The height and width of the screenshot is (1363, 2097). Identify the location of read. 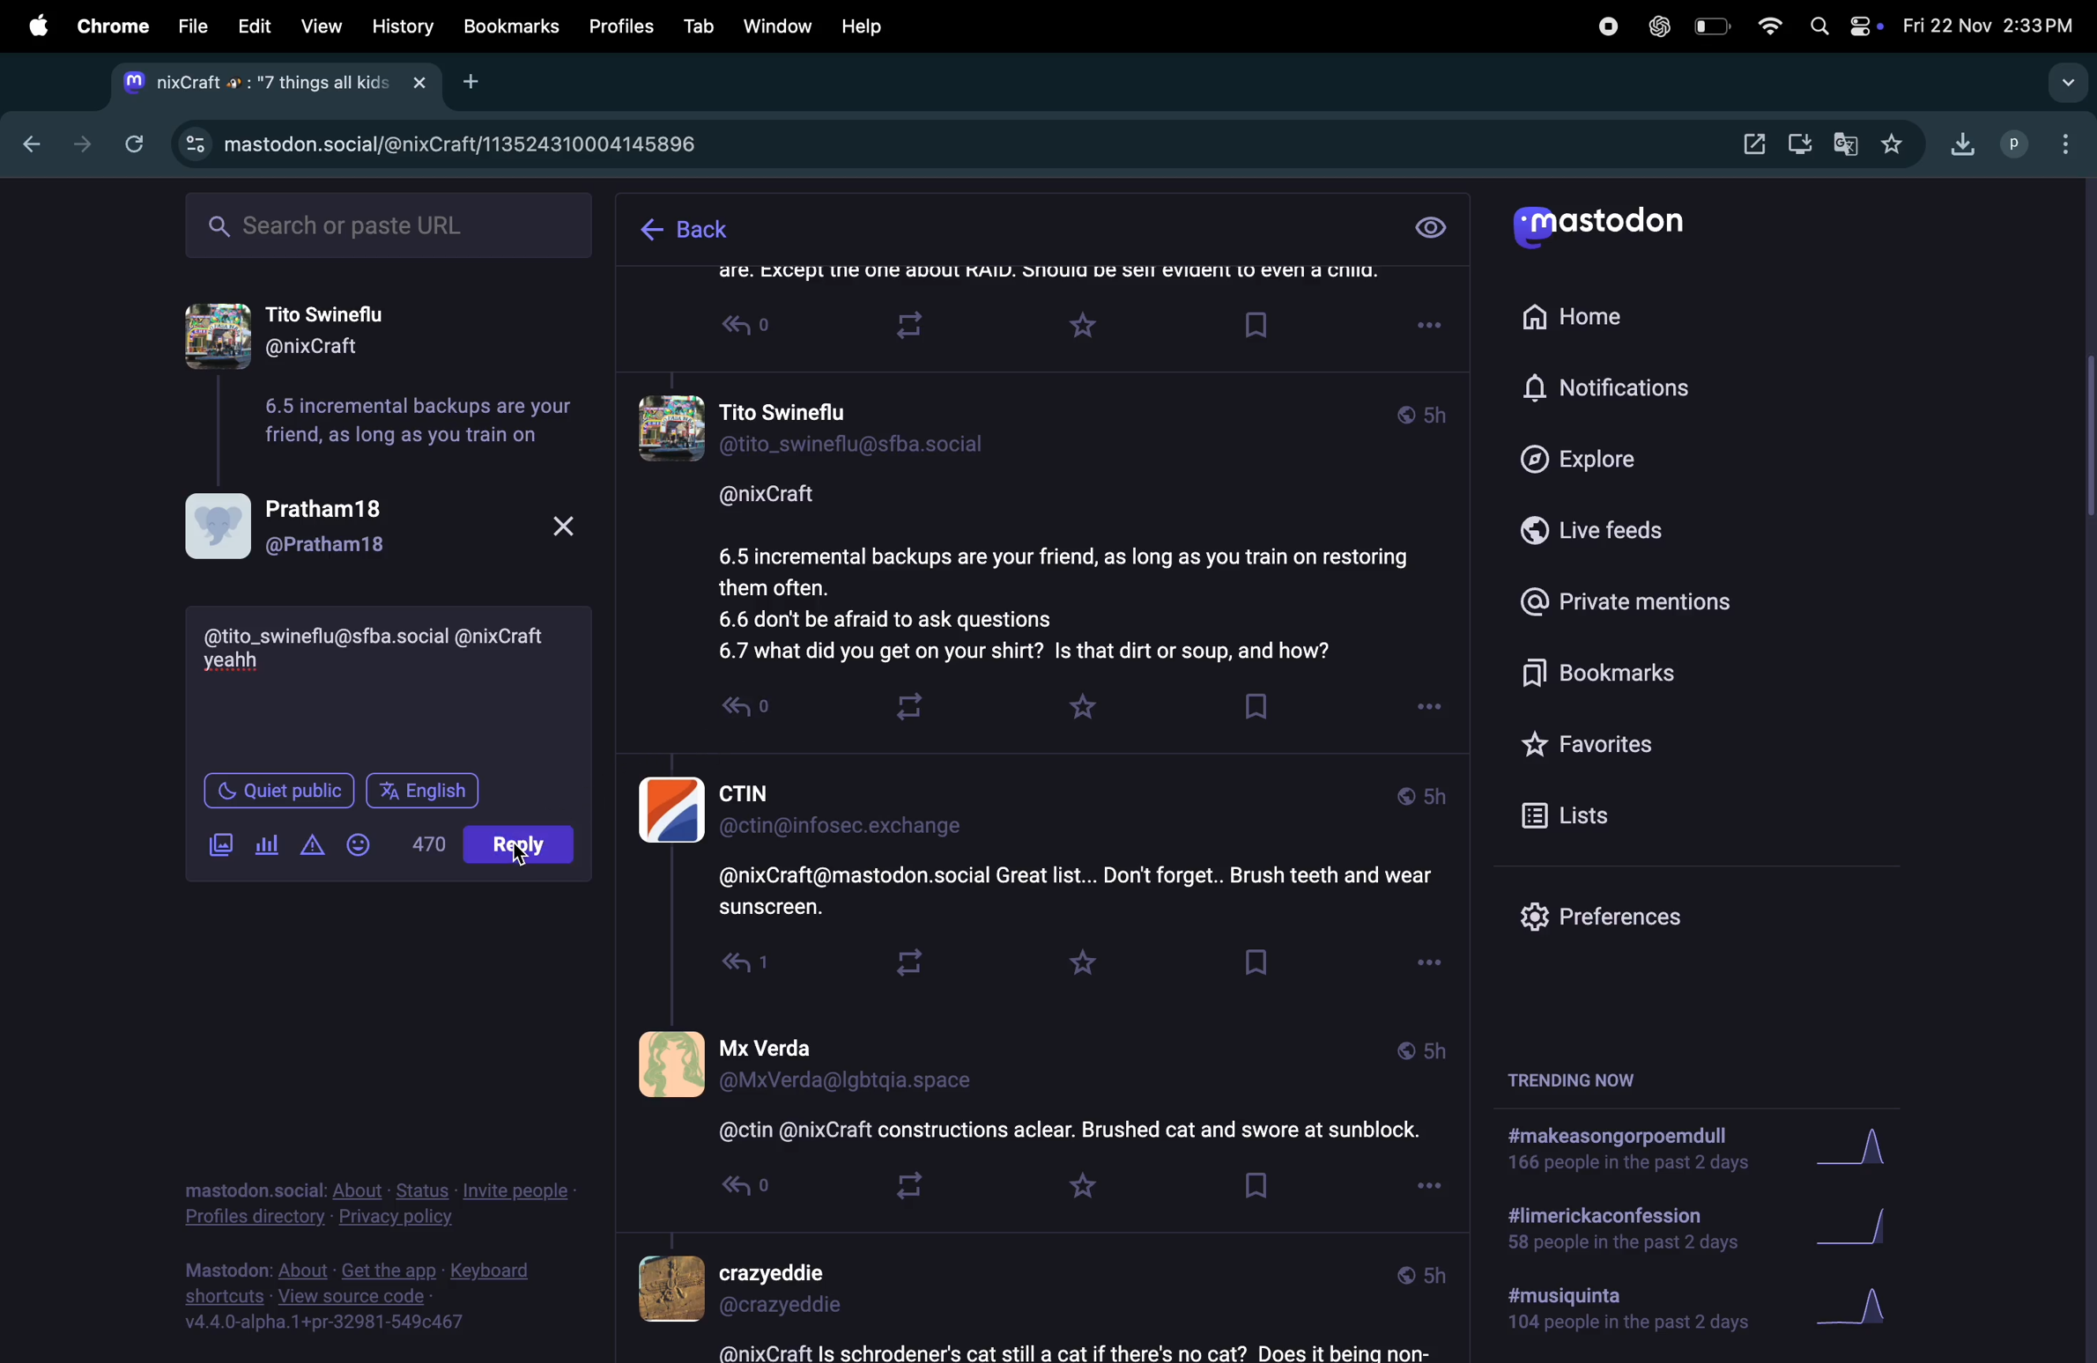
(758, 719).